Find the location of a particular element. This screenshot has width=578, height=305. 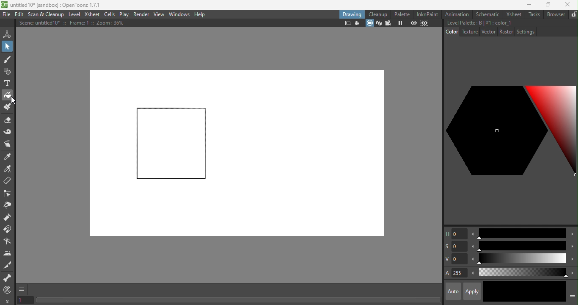

V is located at coordinates (455, 259).